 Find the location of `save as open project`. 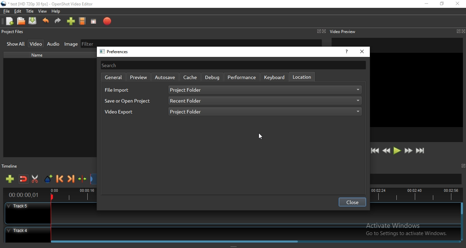

save as open project is located at coordinates (128, 101).